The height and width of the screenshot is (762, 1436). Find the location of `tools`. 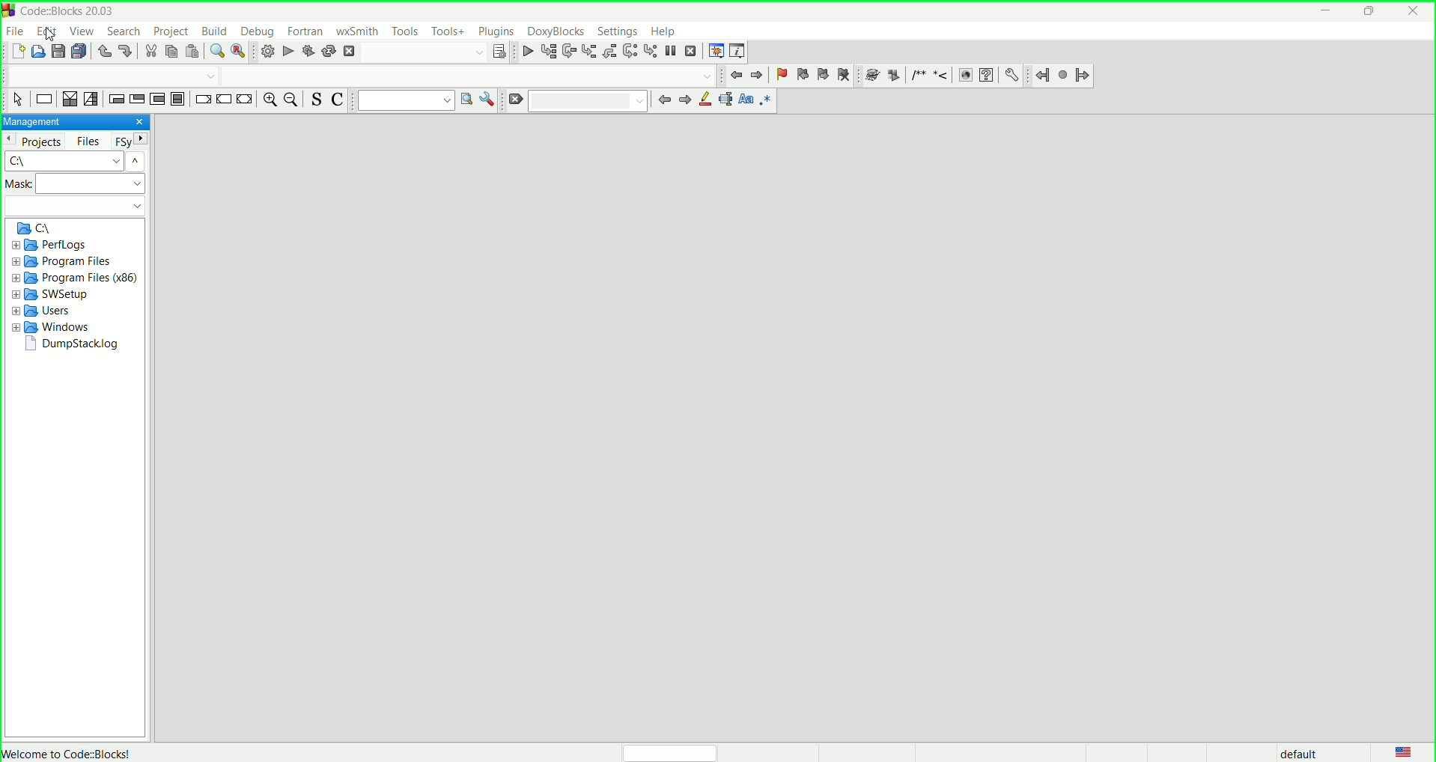

tools is located at coordinates (404, 31).